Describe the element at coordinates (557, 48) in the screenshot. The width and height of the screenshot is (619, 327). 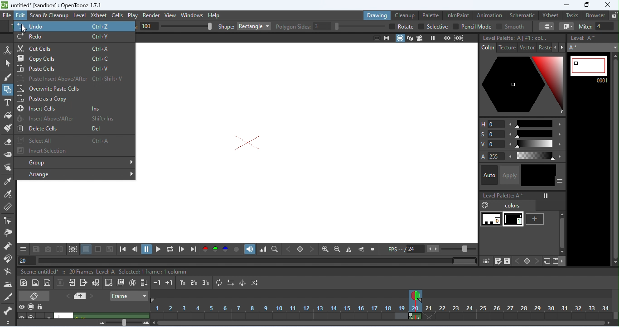
I see `previous` at that location.